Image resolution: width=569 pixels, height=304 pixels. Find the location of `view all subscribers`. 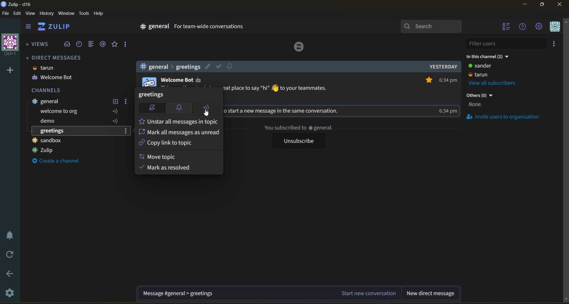

view all subscribers is located at coordinates (497, 83).